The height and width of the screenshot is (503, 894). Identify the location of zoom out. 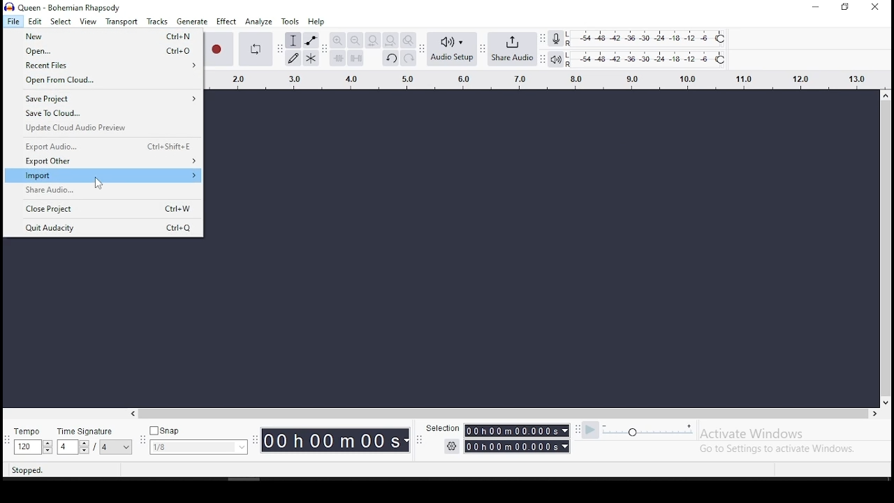
(355, 41).